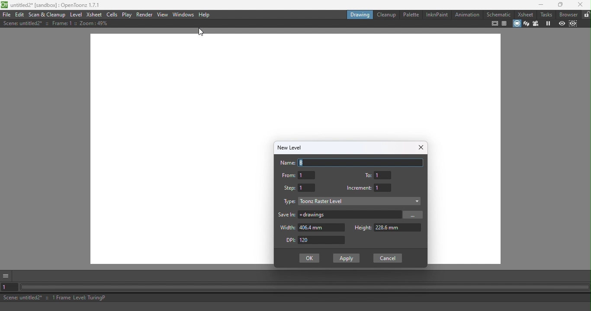 This screenshot has height=311, width=591. What do you see at coordinates (436, 16) in the screenshot?
I see `InknPaint` at bounding box center [436, 16].